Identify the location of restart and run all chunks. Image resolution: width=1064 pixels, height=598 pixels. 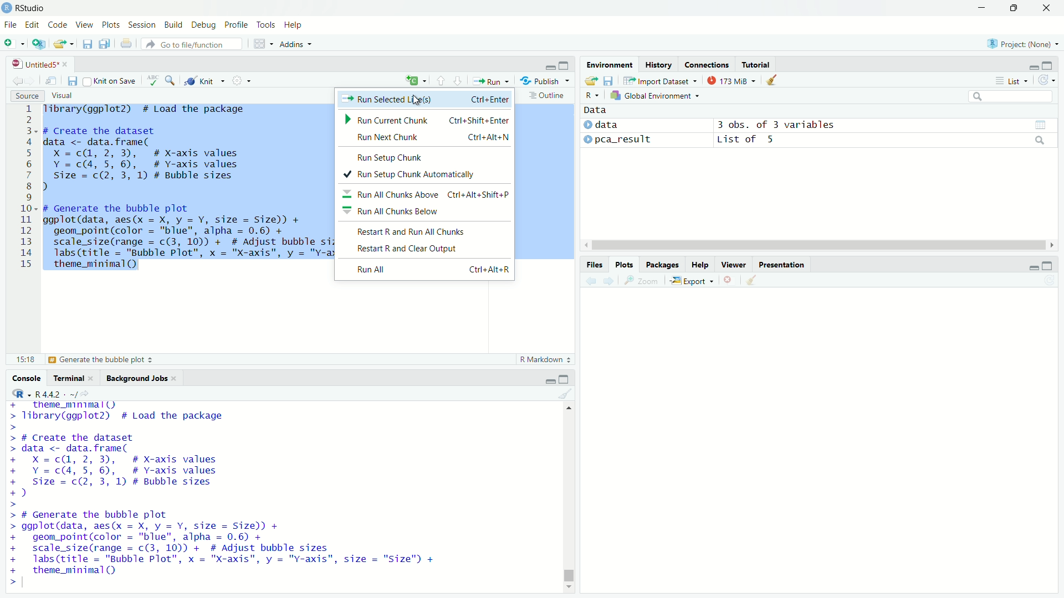
(427, 231).